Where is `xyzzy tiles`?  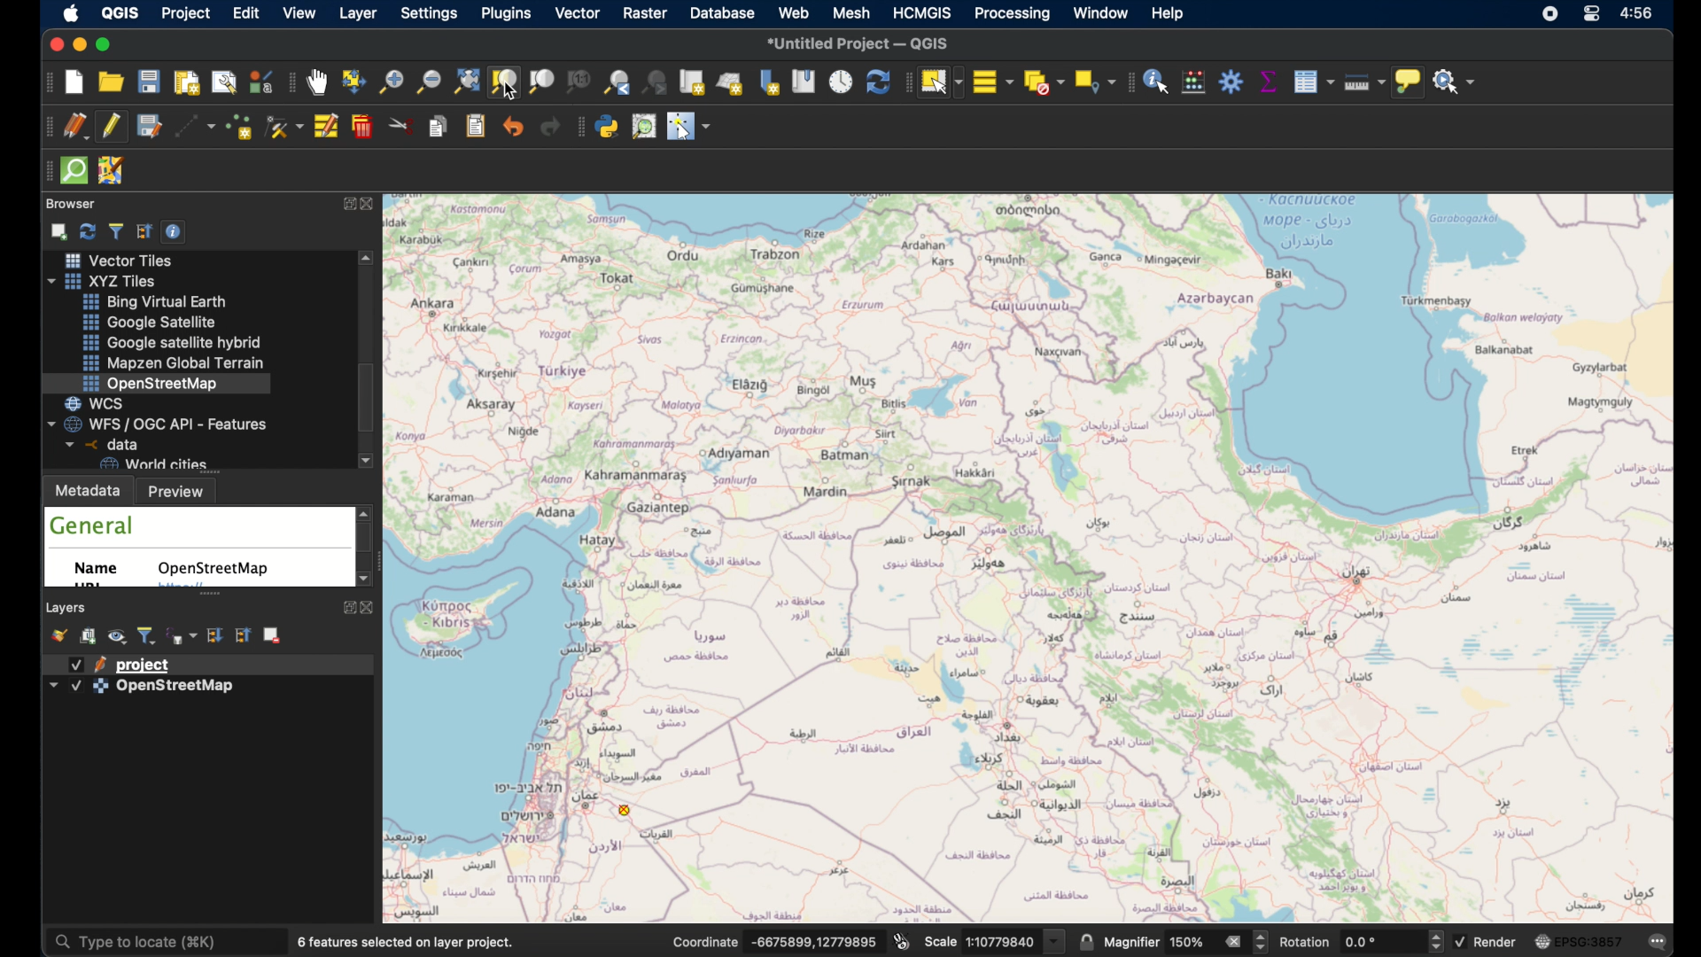
xyzzy tiles is located at coordinates (110, 281).